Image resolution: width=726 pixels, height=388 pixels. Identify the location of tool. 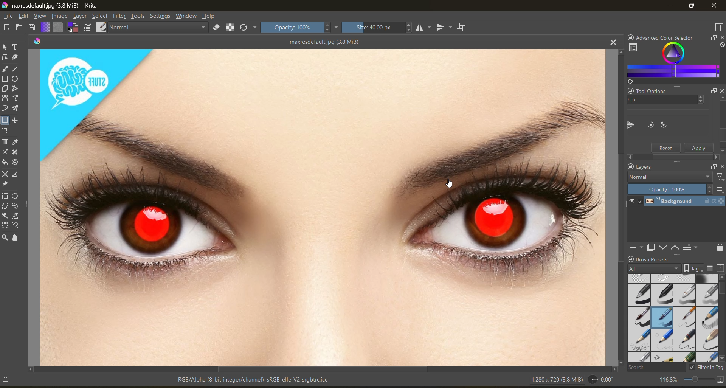
(5, 185).